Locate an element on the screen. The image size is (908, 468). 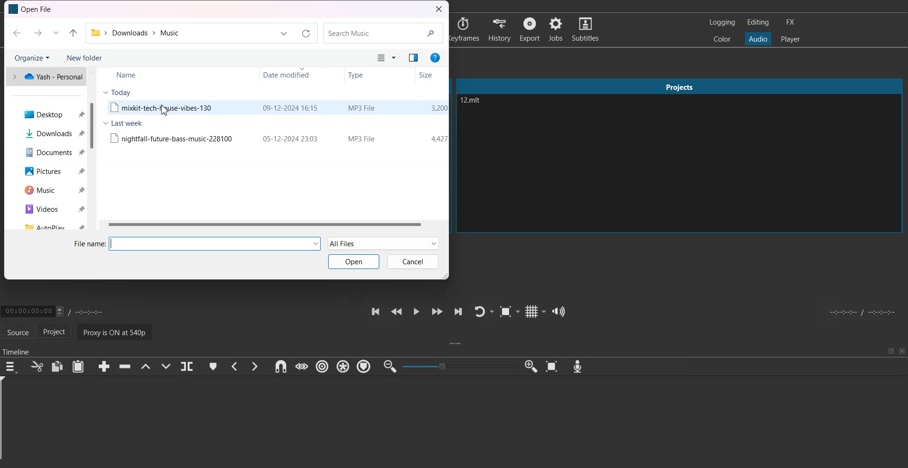
Search bar is located at coordinates (383, 34).